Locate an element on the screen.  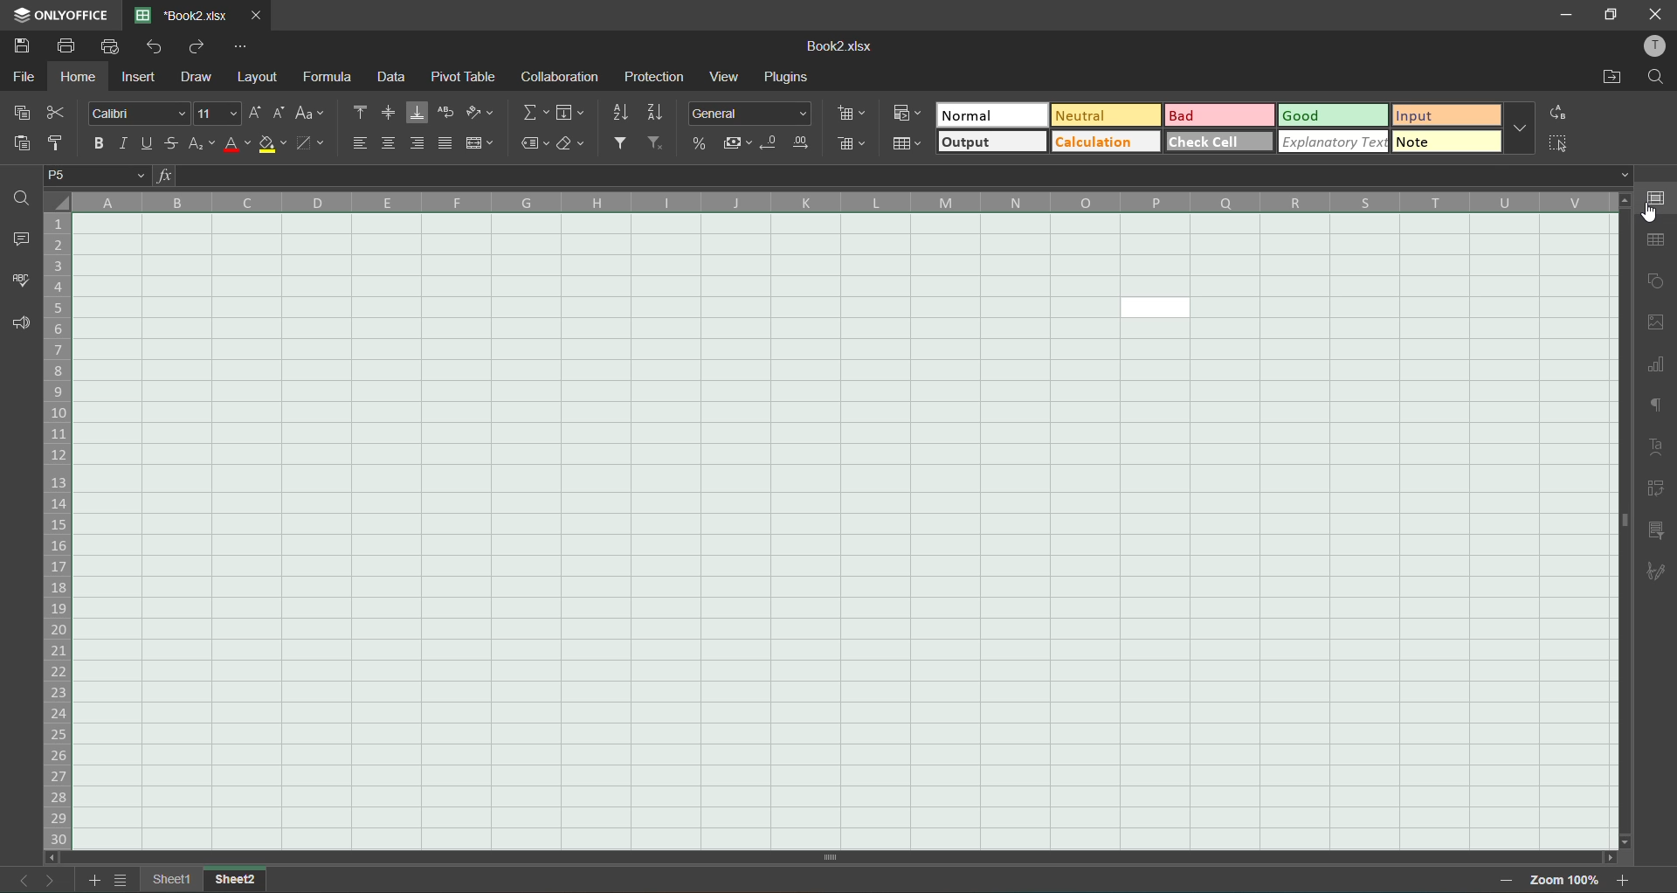
comments is located at coordinates (22, 238).